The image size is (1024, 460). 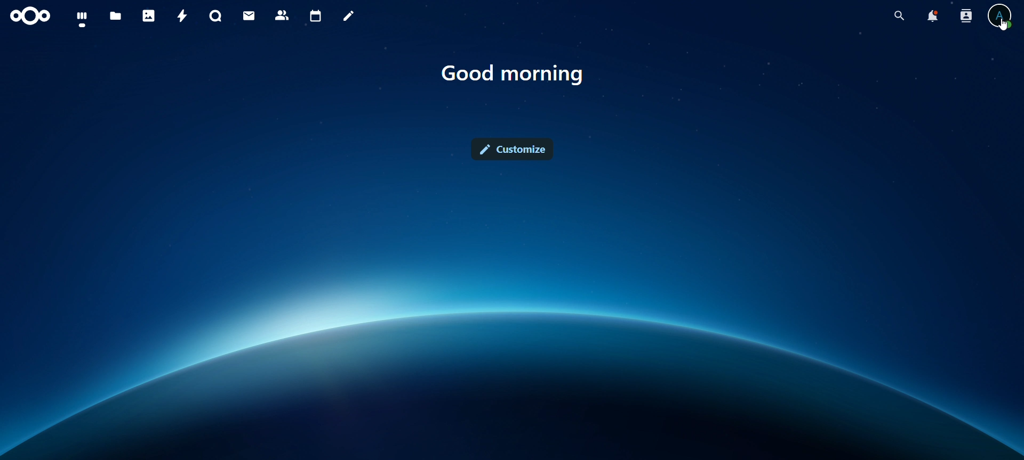 I want to click on search, so click(x=897, y=16).